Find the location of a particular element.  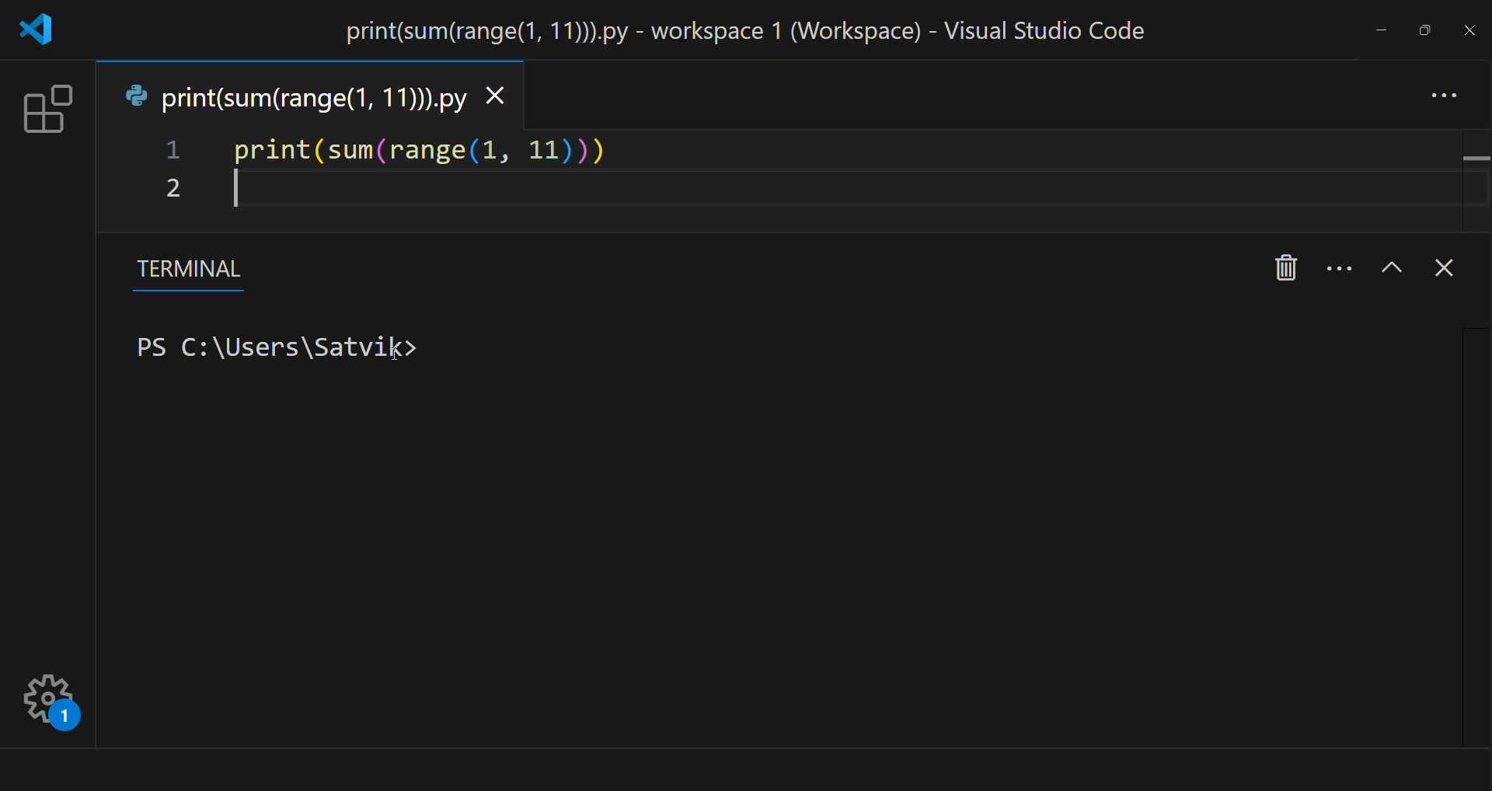

more is located at coordinates (1446, 95).